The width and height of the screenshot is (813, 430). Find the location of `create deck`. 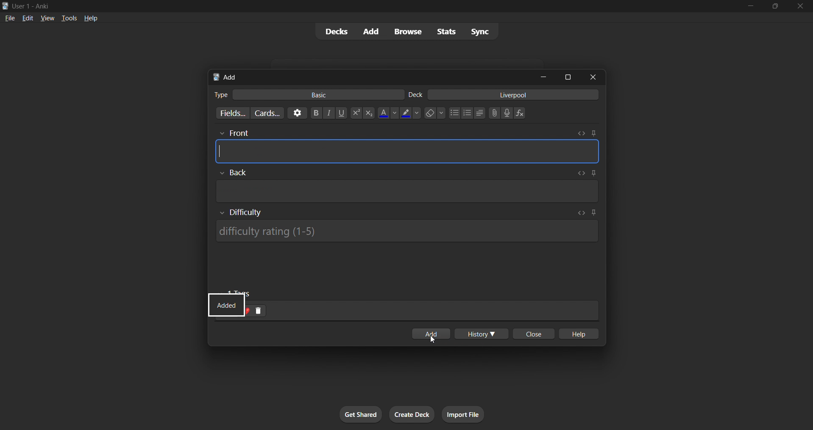

create deck is located at coordinates (412, 415).